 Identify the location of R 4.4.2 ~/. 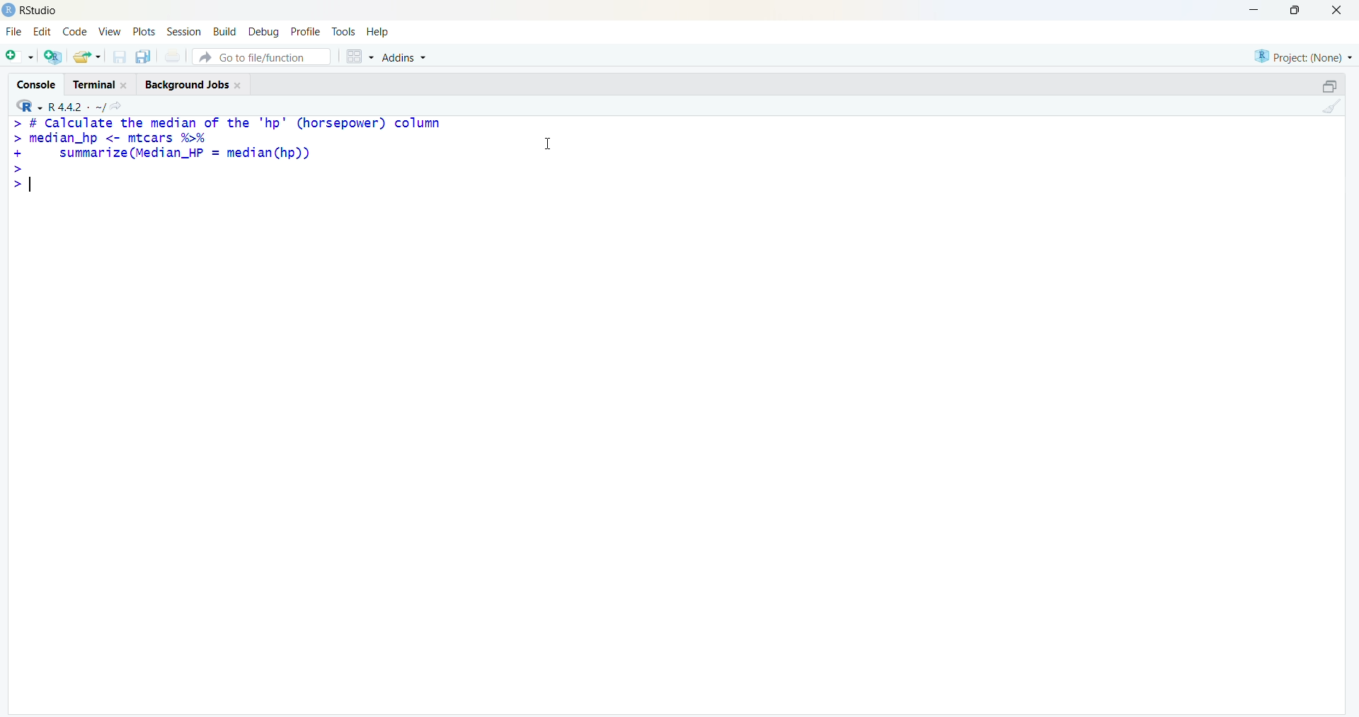
(78, 107).